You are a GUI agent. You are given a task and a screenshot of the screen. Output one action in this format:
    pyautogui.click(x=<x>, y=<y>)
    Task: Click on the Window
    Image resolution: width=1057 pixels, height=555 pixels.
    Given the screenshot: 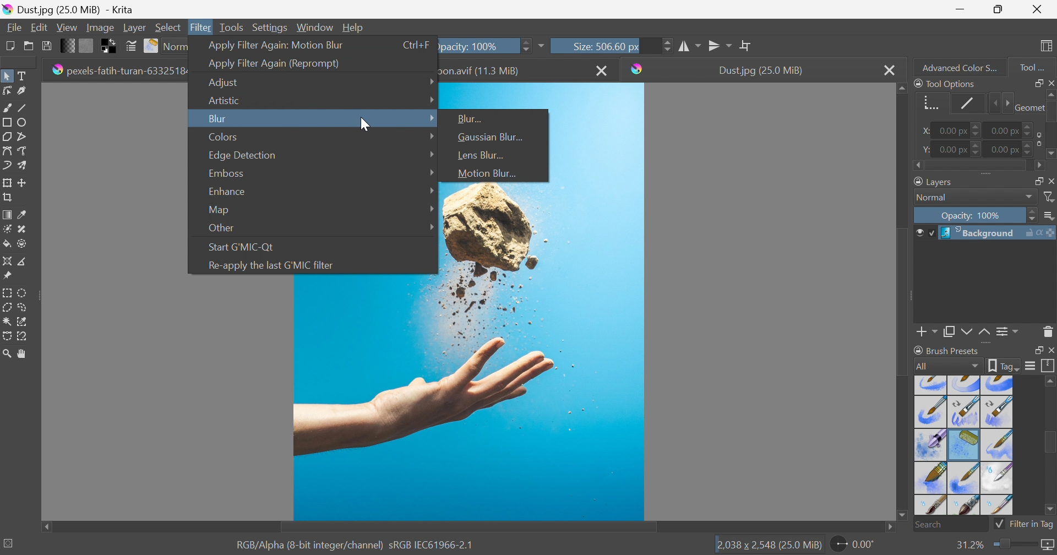 What is the action you would take?
    pyautogui.click(x=315, y=26)
    